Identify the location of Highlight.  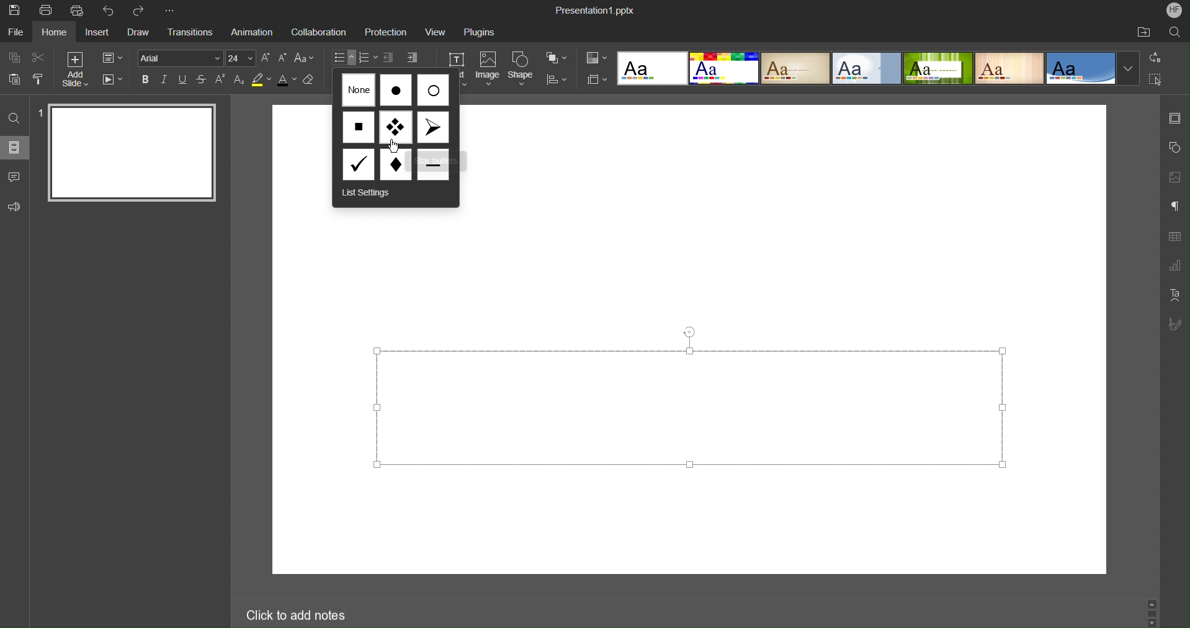
(260, 81).